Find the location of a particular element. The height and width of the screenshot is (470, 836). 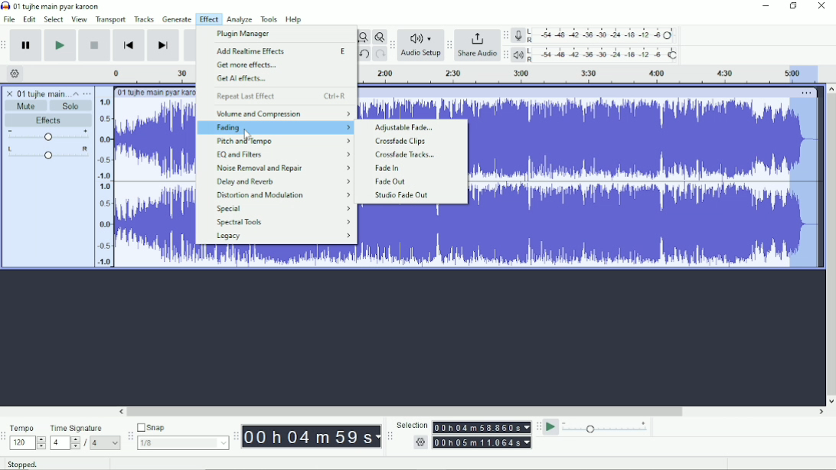

Noise Removal and Repair is located at coordinates (282, 168).